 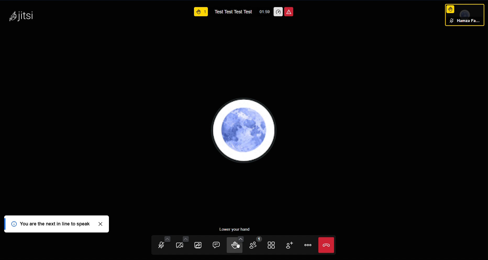 I want to click on Chat, so click(x=217, y=244).